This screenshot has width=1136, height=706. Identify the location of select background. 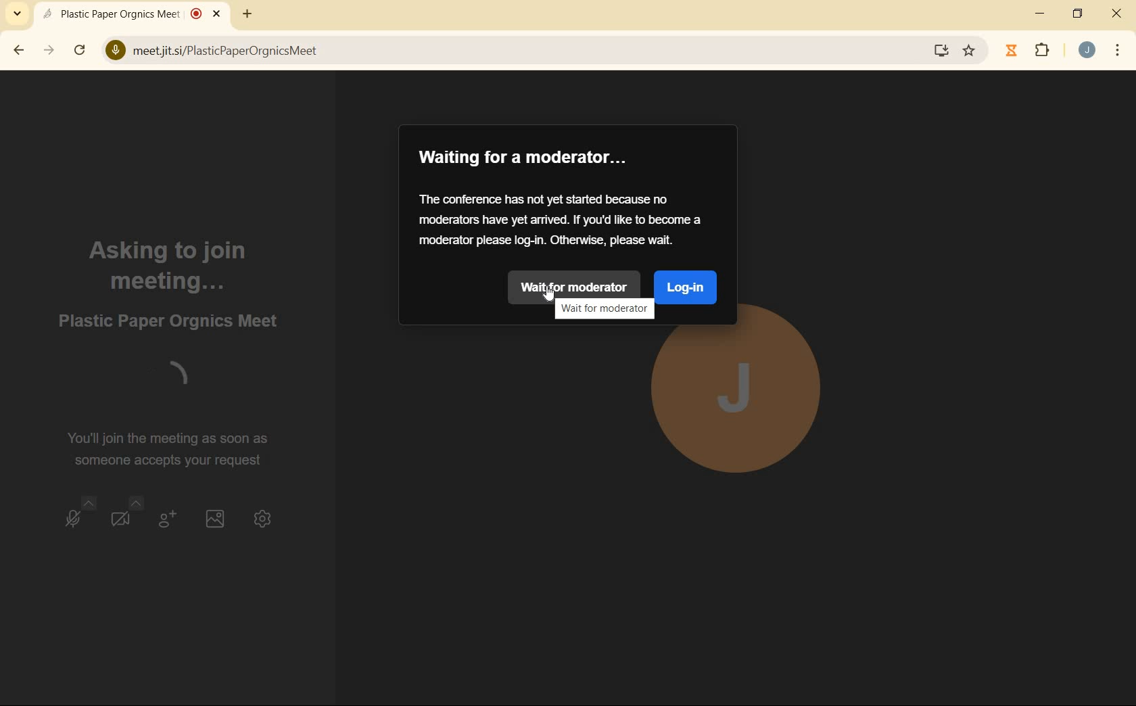
(215, 517).